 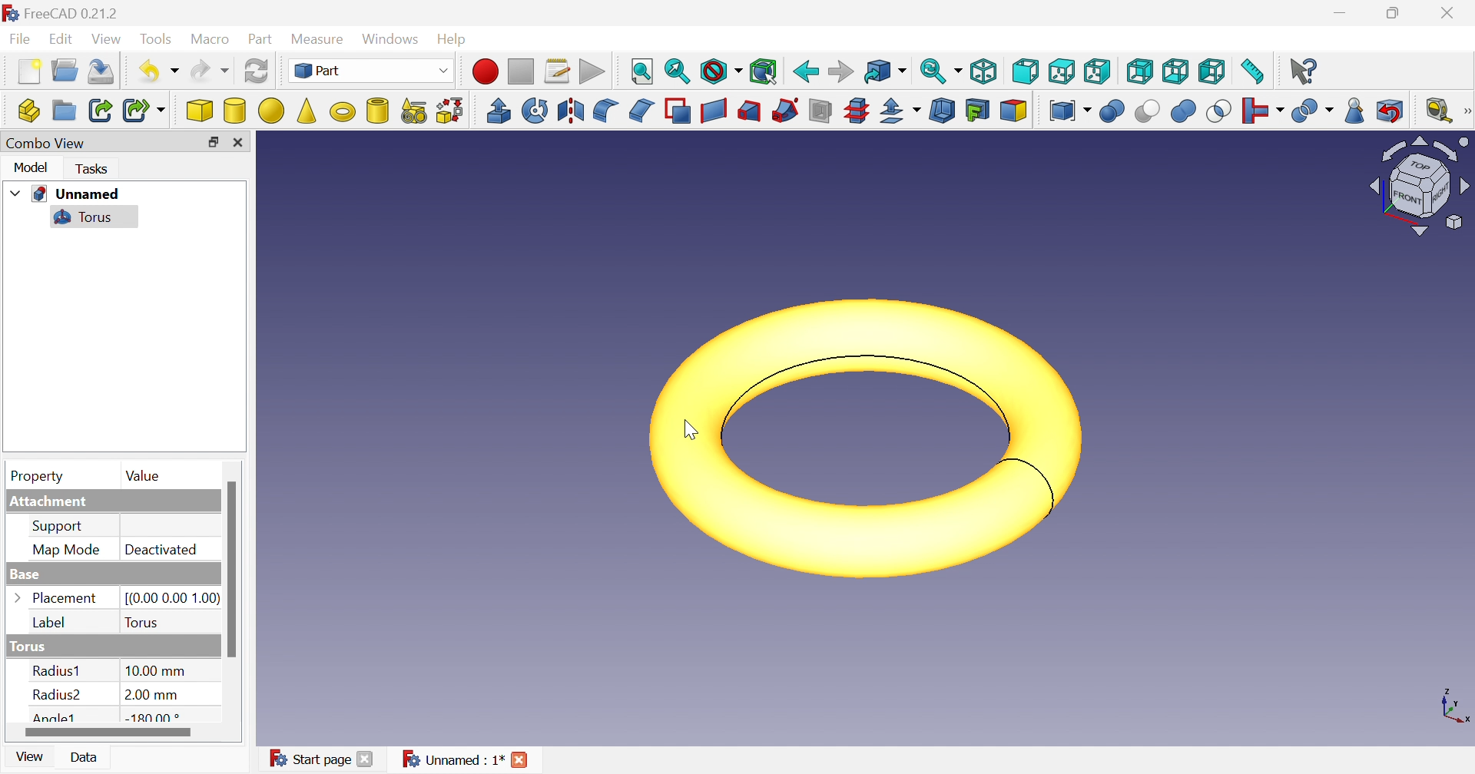 I want to click on Create projection on surface, so click(x=979, y=111).